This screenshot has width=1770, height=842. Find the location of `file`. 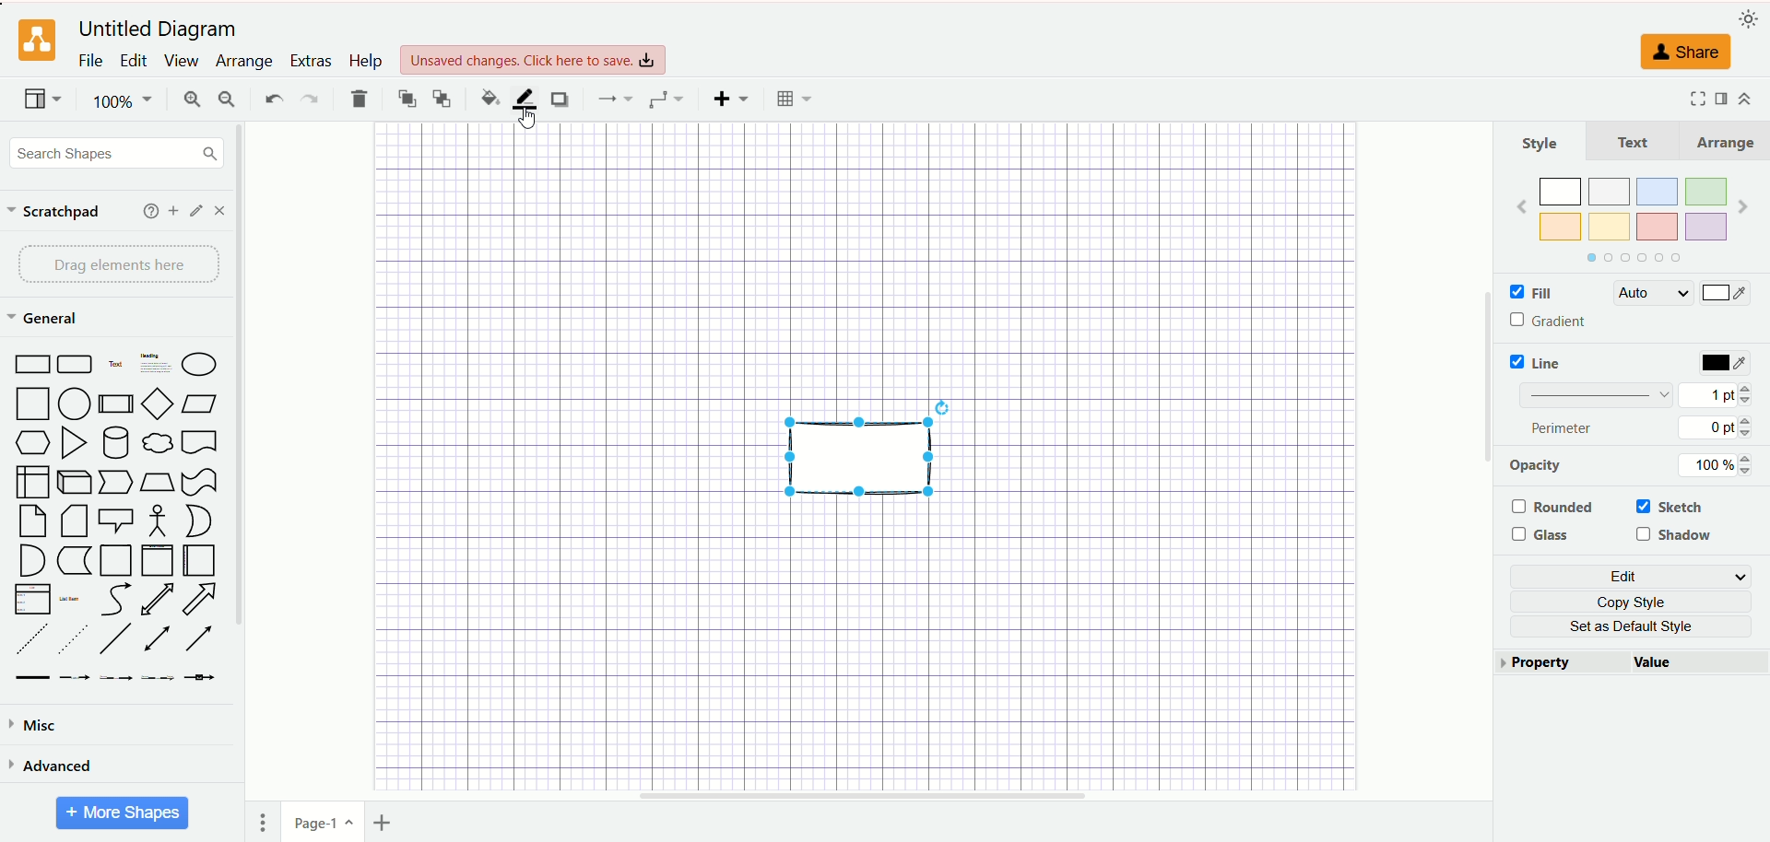

file is located at coordinates (89, 60).